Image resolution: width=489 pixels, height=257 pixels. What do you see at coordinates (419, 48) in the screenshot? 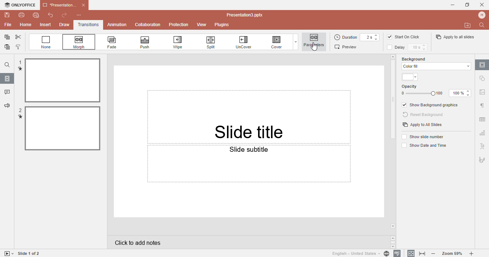
I see `Delay time setting` at bounding box center [419, 48].